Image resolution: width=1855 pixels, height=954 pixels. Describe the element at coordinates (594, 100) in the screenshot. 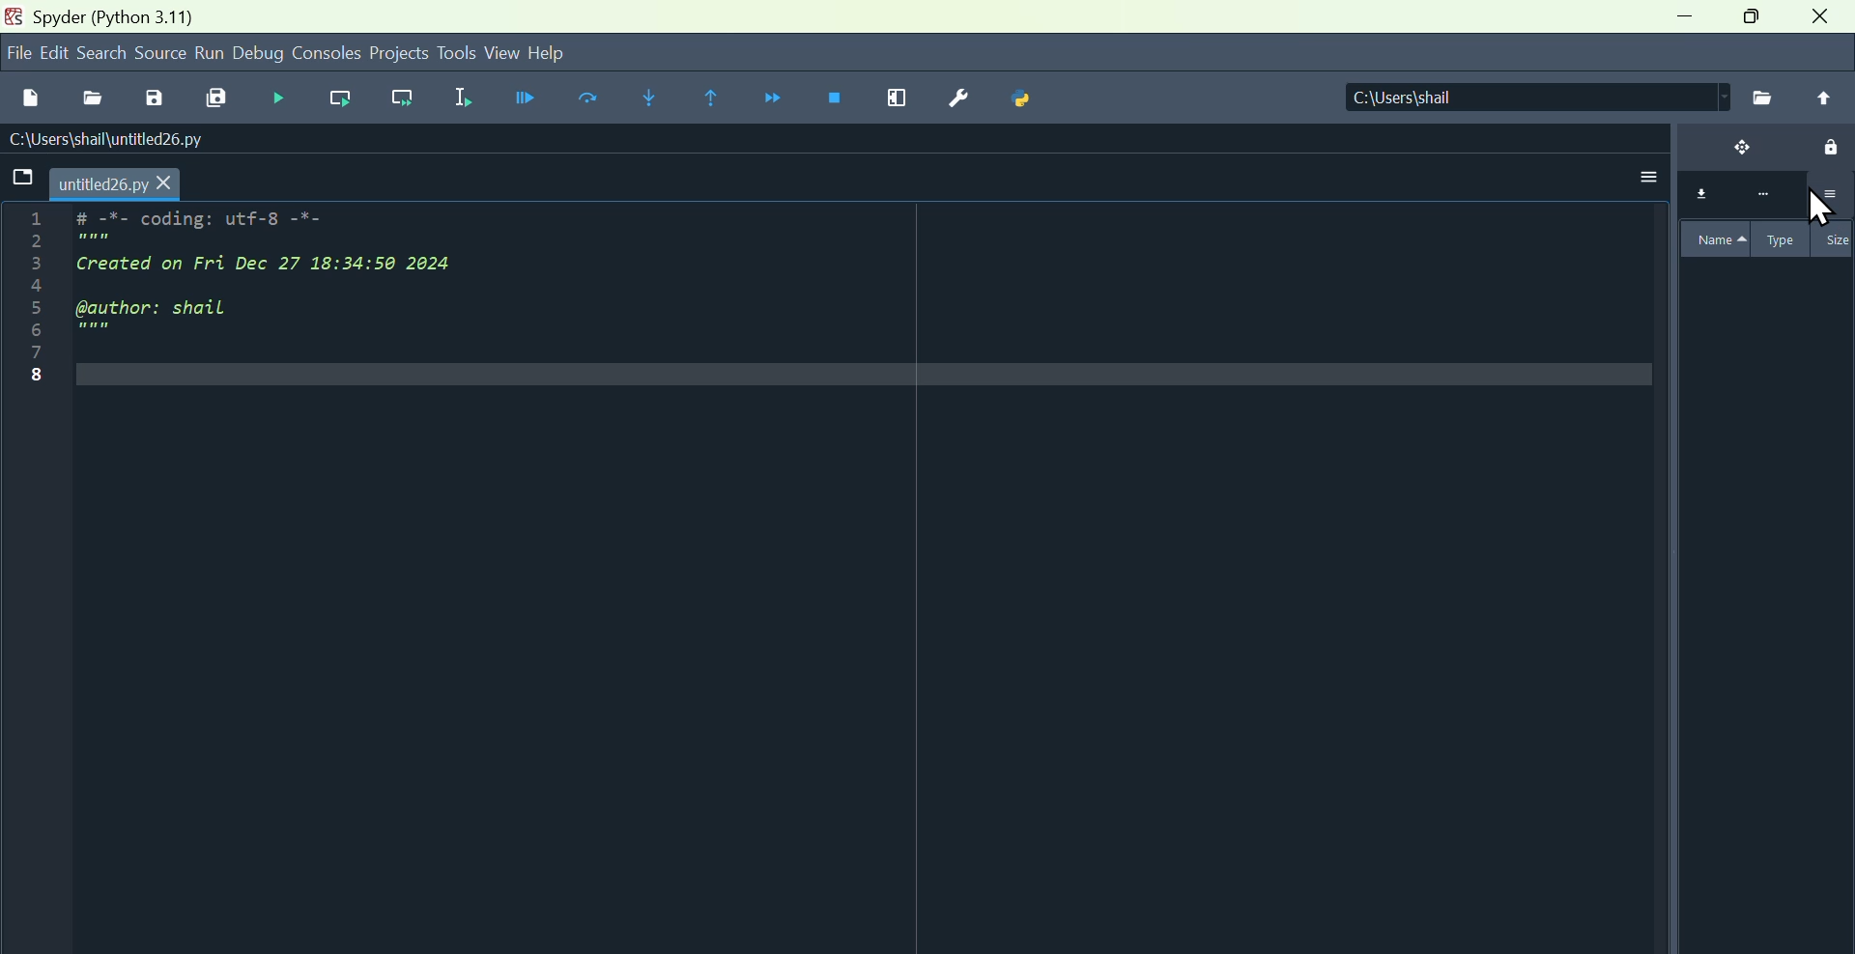

I see `Run cell` at that location.